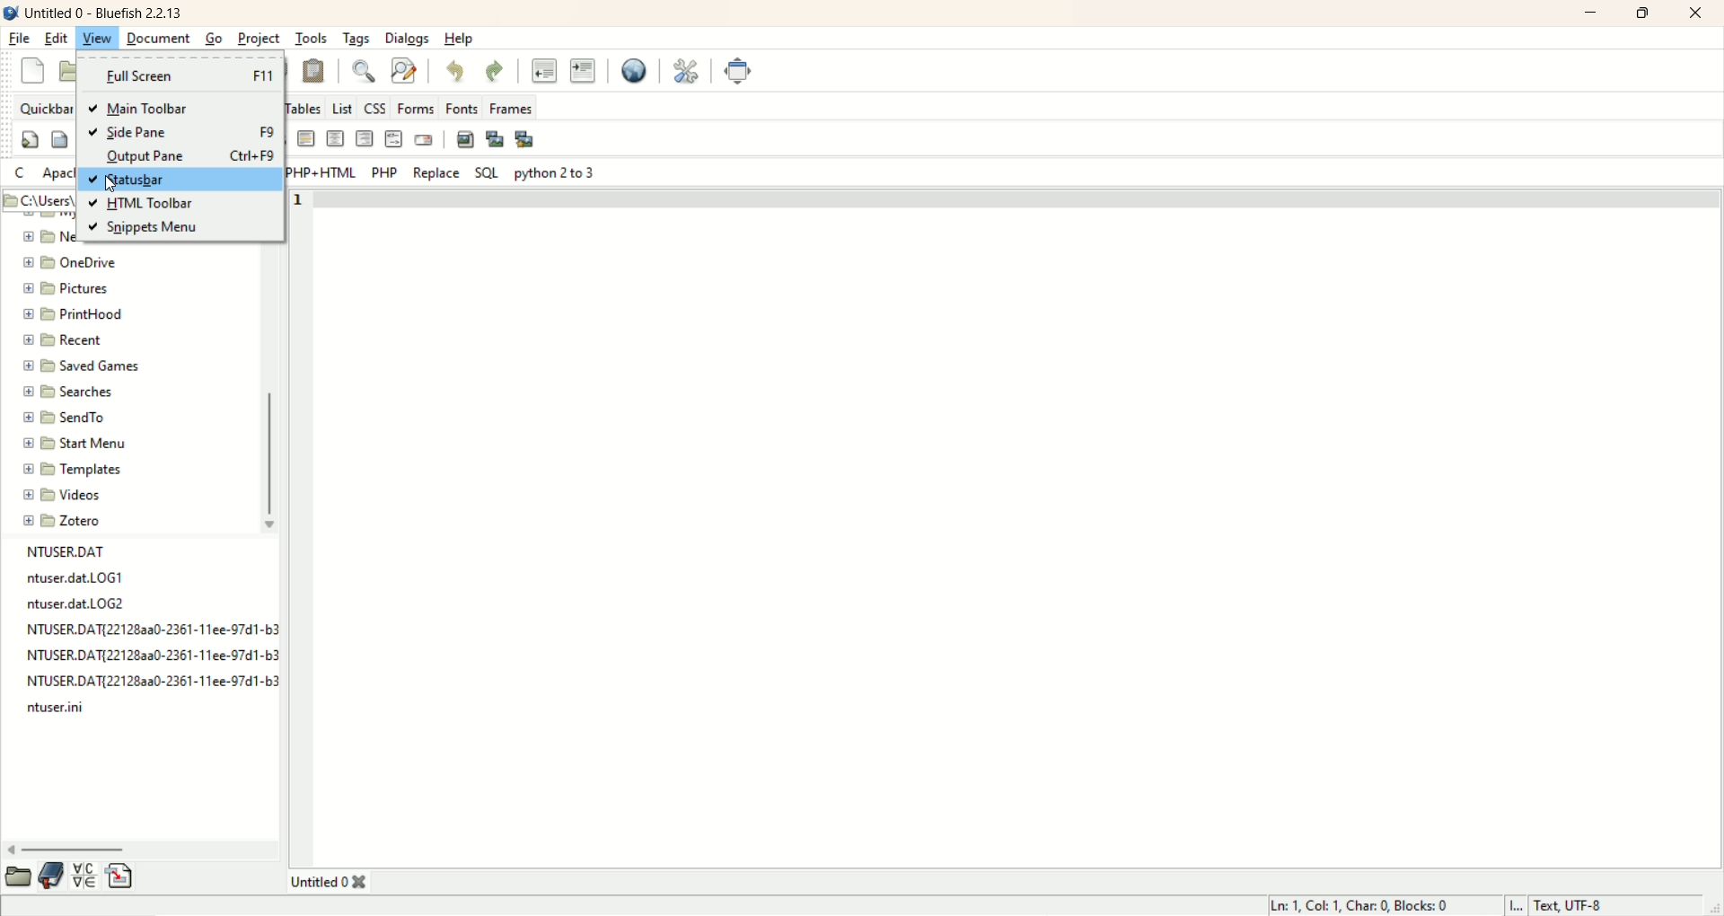 The image size is (1724, 916). Describe the element at coordinates (177, 181) in the screenshot. I see `statusbar` at that location.